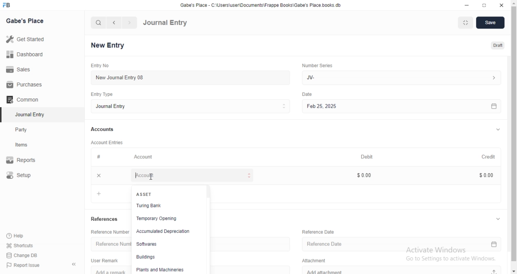 The image size is (517, 274). What do you see at coordinates (168, 232) in the screenshot?
I see `Accumuiated Depreciation` at bounding box center [168, 232].